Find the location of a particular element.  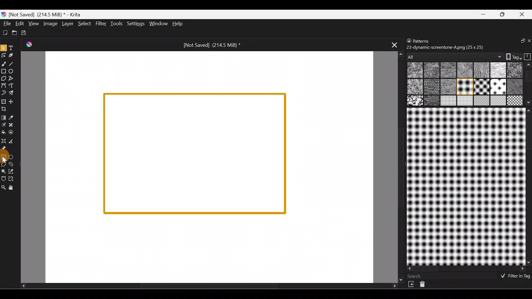

Similar colour selection tool is located at coordinates (13, 172).